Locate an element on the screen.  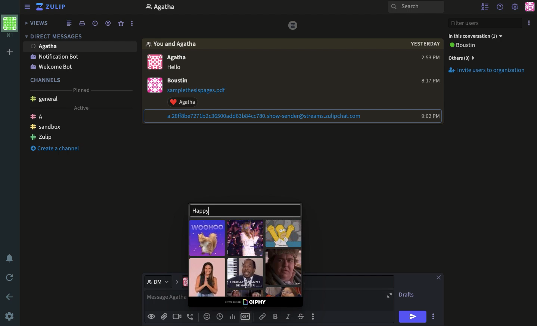
Chart is located at coordinates (232, 317).